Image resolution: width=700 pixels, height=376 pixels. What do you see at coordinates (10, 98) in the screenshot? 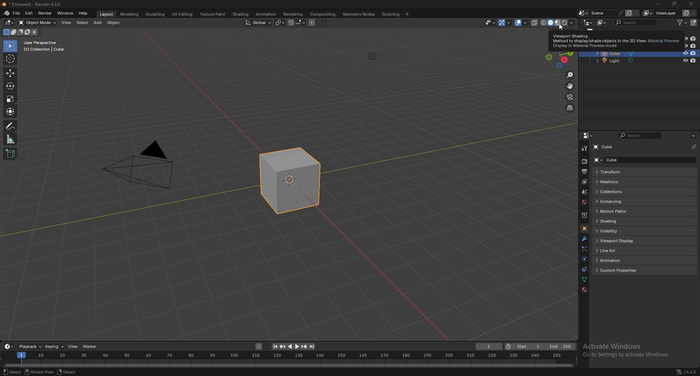
I see `scale` at bounding box center [10, 98].